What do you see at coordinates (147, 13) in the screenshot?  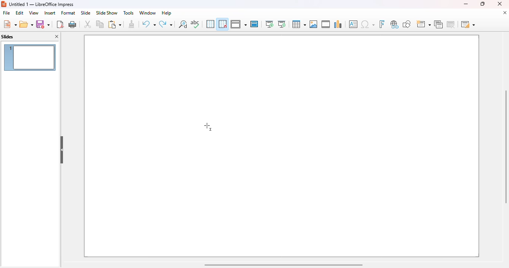 I see `window` at bounding box center [147, 13].